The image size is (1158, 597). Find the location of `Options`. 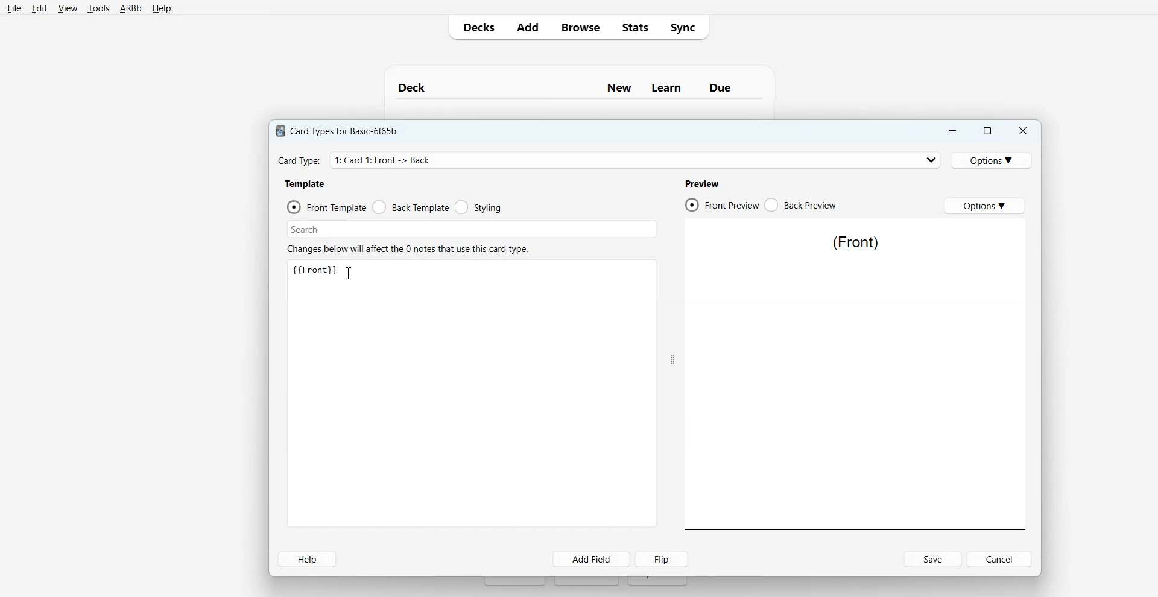

Options is located at coordinates (994, 159).